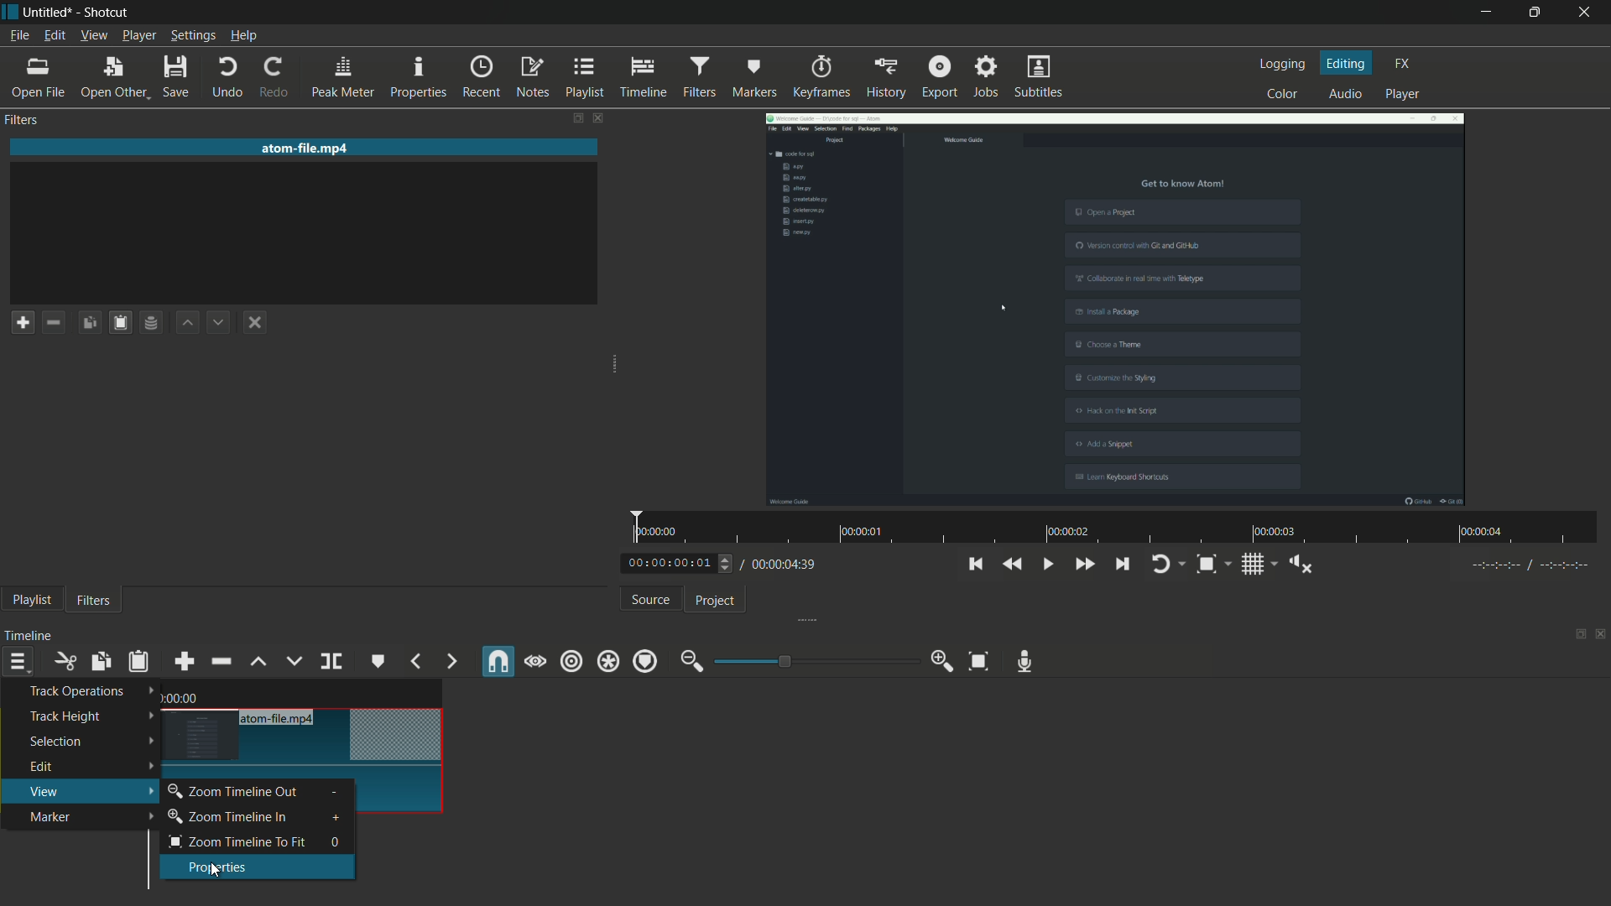 This screenshot has width=1611, height=906. Describe the element at coordinates (152, 322) in the screenshot. I see `save filter set` at that location.